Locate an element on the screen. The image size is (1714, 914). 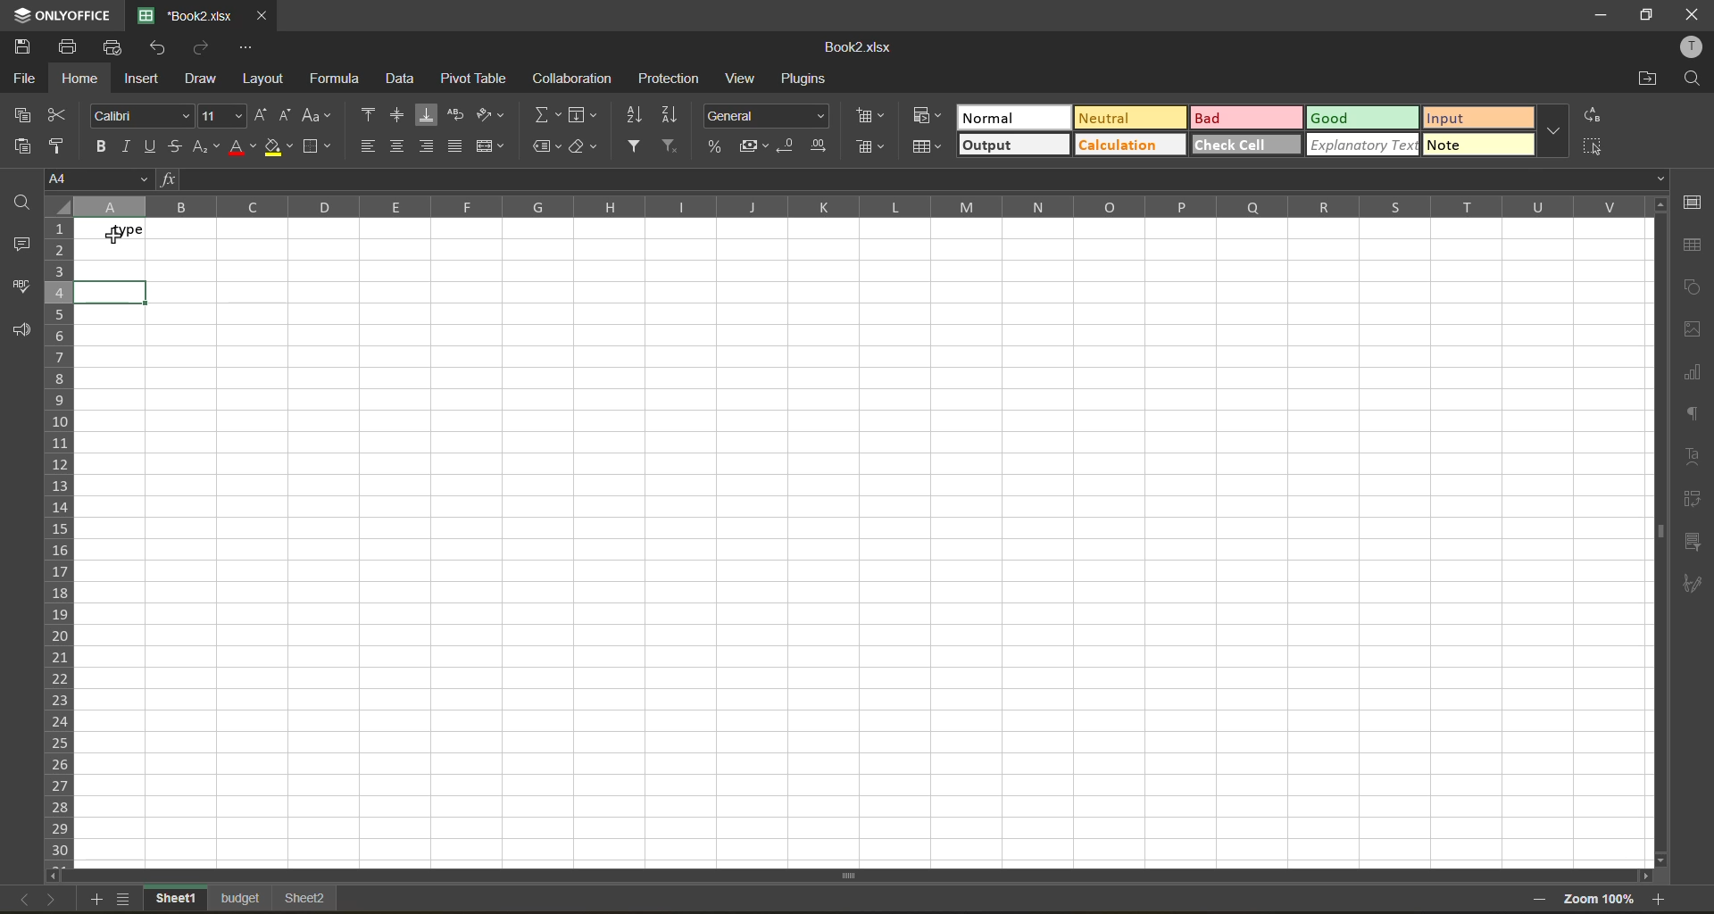
view is located at coordinates (742, 79).